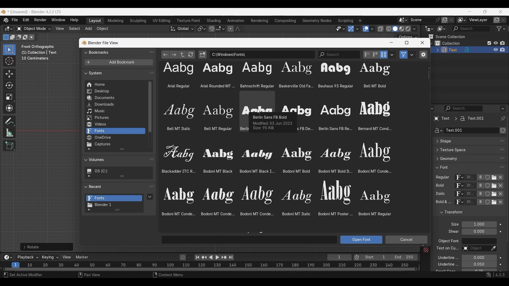 This screenshot has height=286, width=509. I want to click on Medeling workspace, so click(116, 21).